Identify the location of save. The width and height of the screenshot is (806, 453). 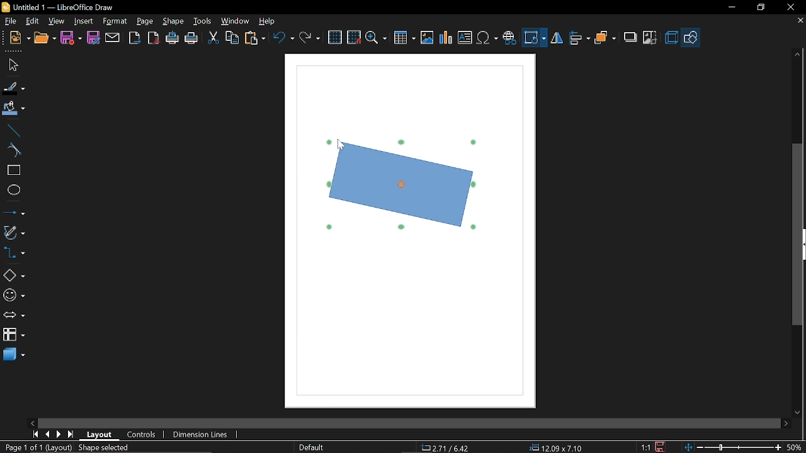
(662, 446).